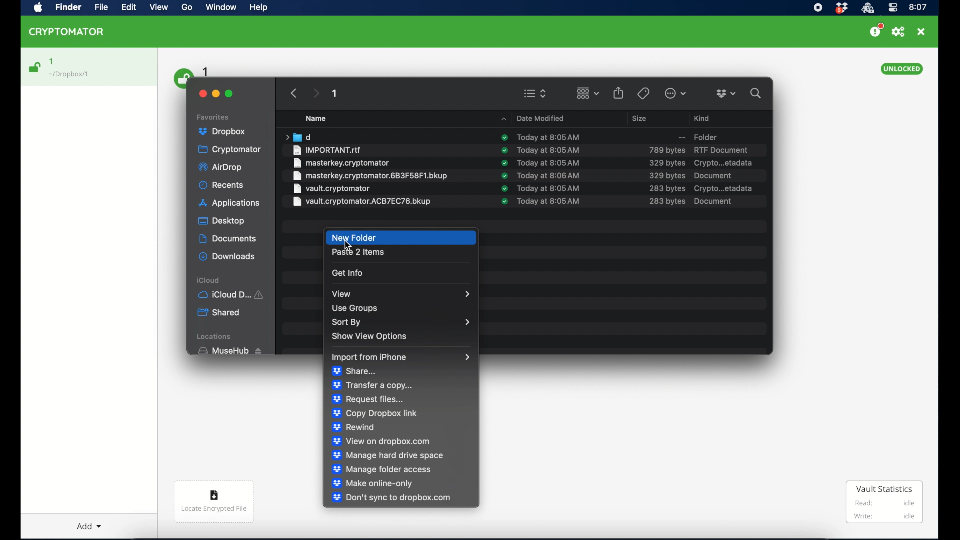  What do you see at coordinates (619, 92) in the screenshot?
I see `share` at bounding box center [619, 92].